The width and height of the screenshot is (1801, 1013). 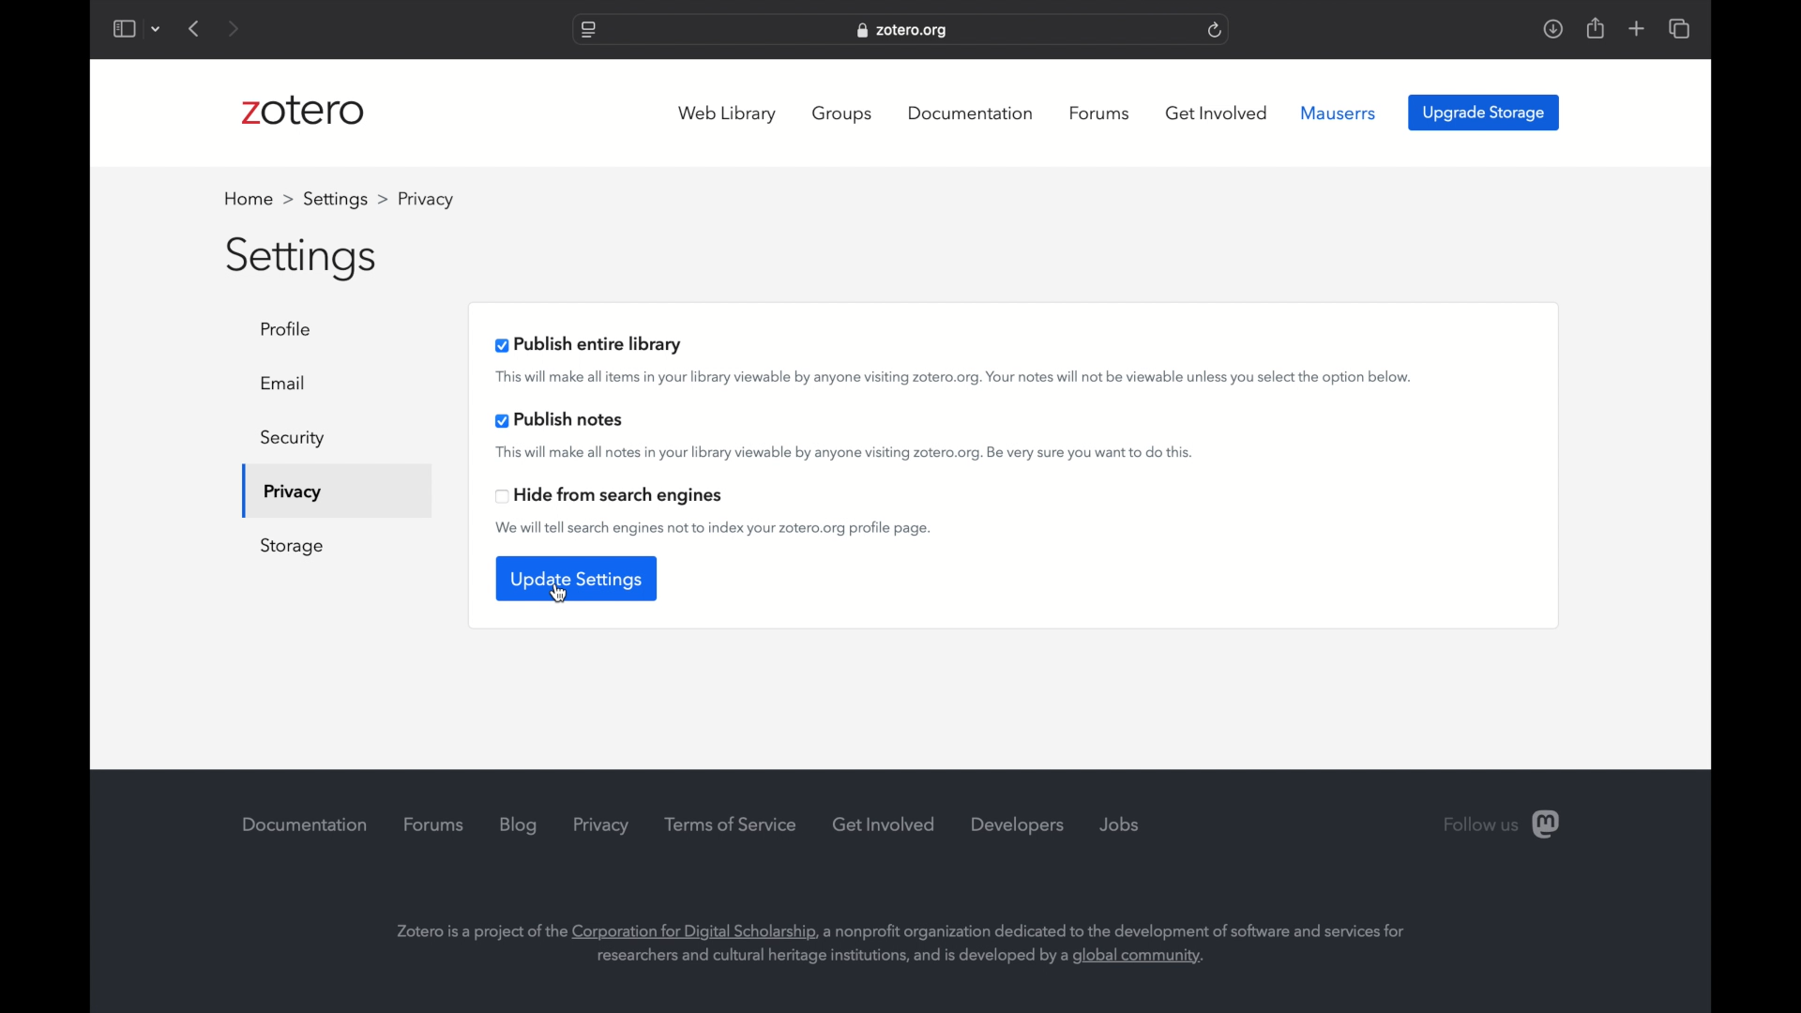 What do you see at coordinates (291, 493) in the screenshot?
I see `privacy` at bounding box center [291, 493].